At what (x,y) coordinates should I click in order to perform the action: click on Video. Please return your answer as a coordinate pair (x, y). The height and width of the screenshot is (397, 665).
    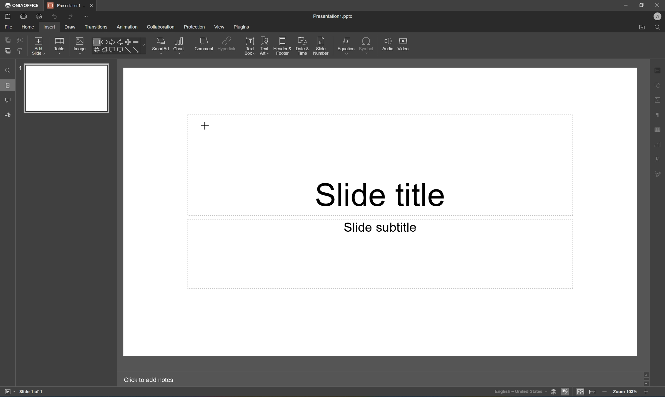
    Looking at the image, I should click on (403, 44).